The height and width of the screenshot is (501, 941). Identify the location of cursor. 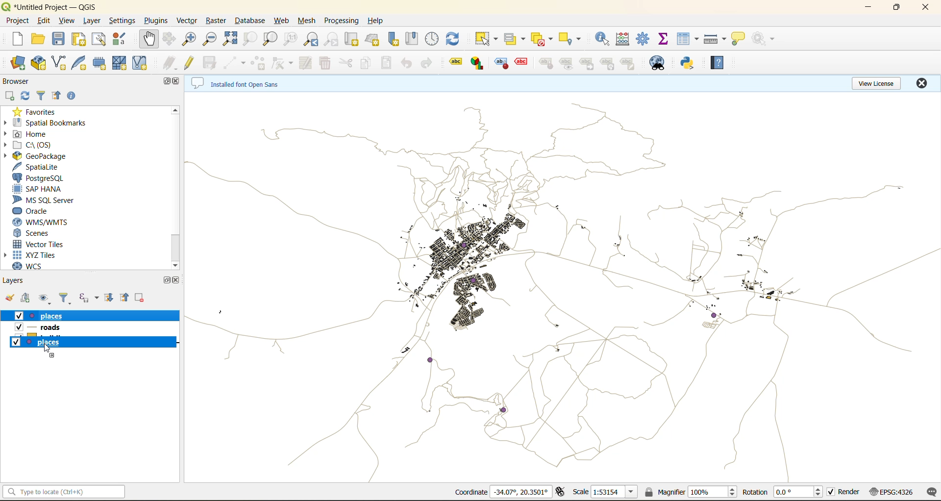
(47, 350).